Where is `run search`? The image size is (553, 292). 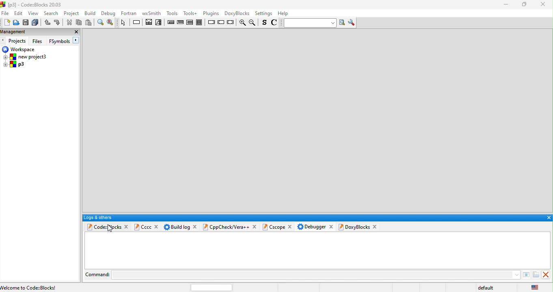
run search is located at coordinates (343, 23).